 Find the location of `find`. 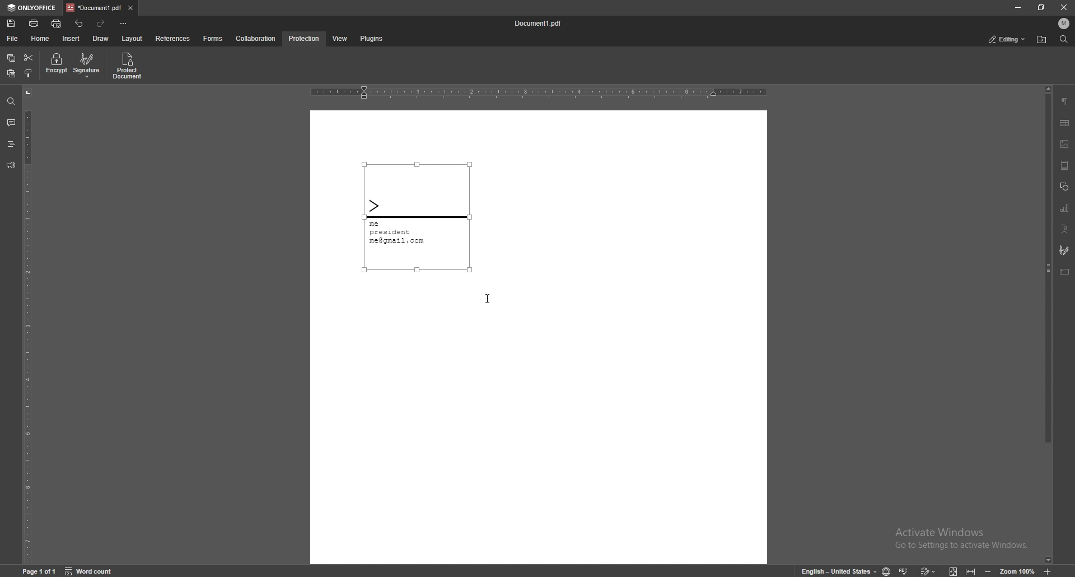

find is located at coordinates (11, 102).